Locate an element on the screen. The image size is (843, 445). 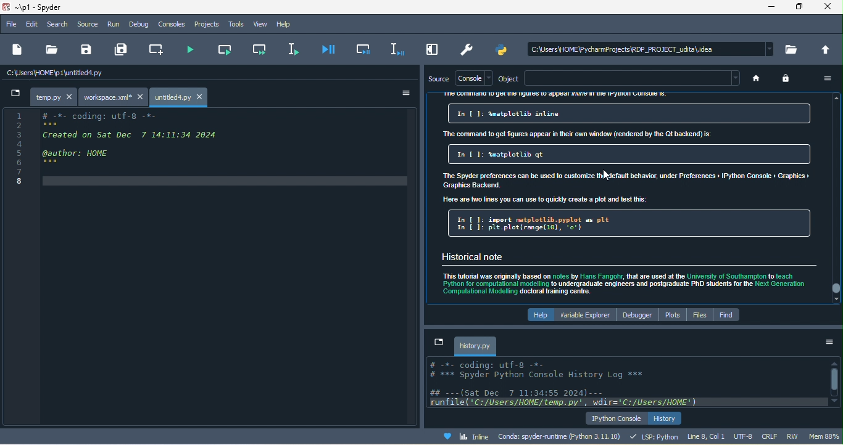
Browsed documentation topic in the "Help Viewer. is located at coordinates (628, 198).